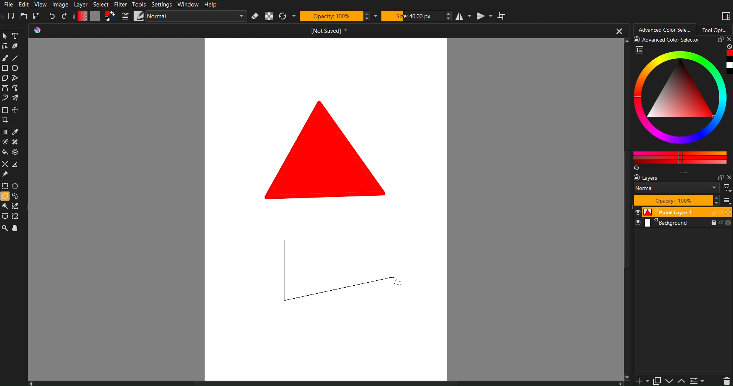 The height and width of the screenshot is (386, 733). What do you see at coordinates (682, 381) in the screenshot?
I see `Up ` at bounding box center [682, 381].